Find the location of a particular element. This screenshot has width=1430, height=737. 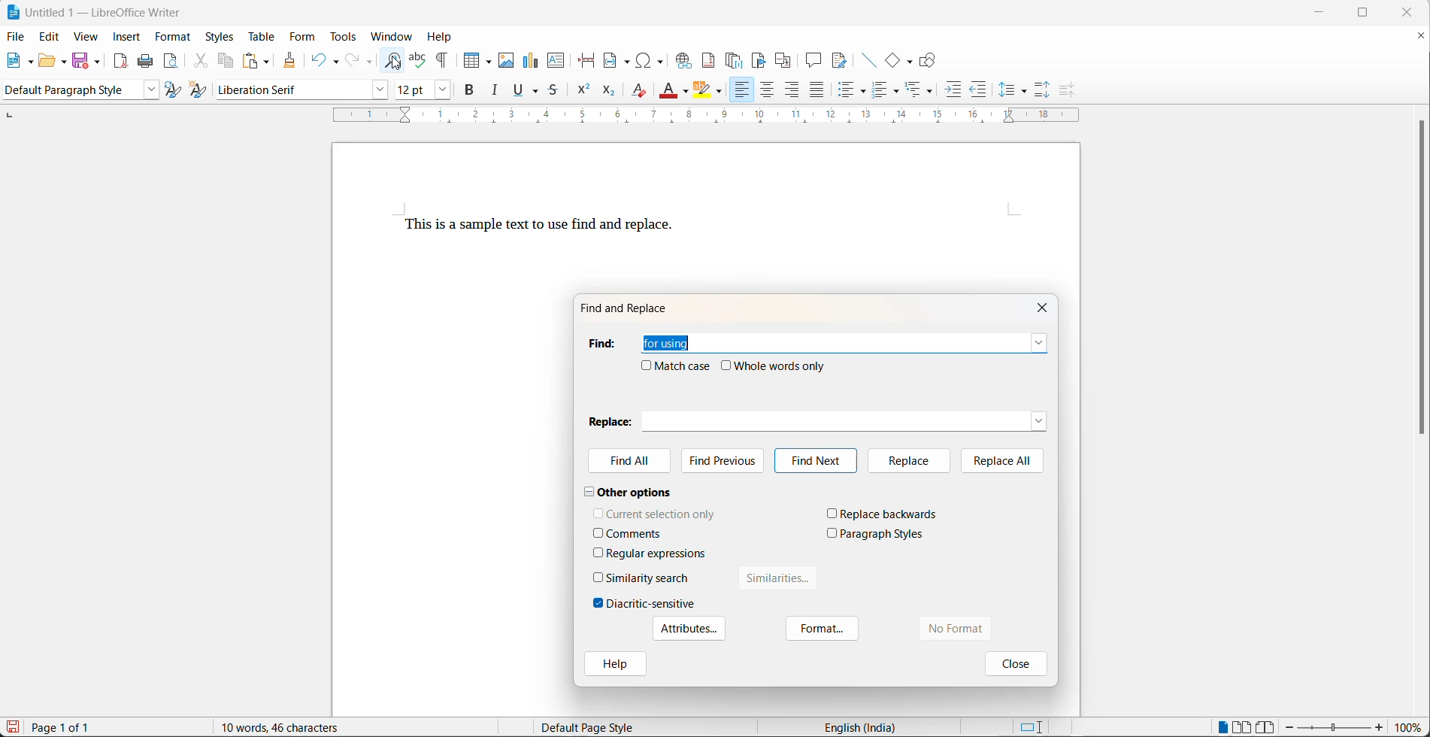

checkbox is located at coordinates (598, 552).